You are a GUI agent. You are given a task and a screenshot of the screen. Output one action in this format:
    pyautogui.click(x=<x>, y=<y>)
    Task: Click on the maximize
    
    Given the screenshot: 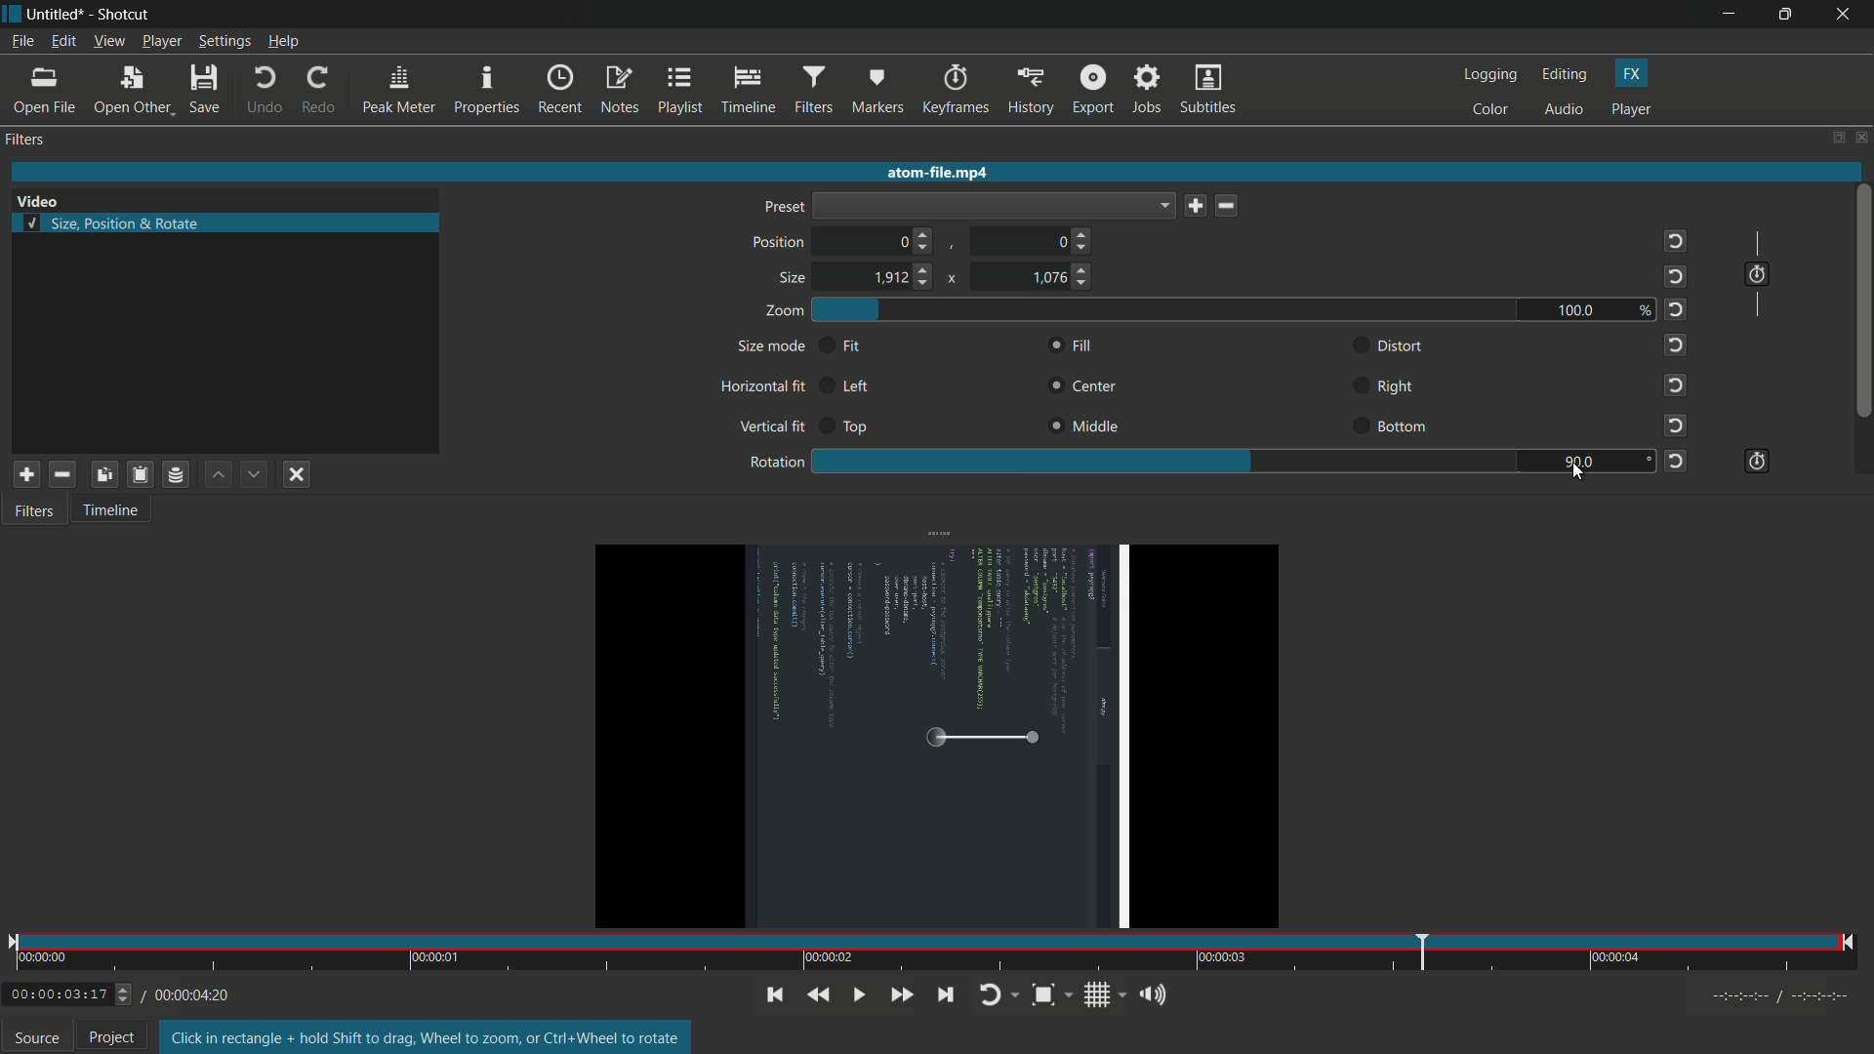 What is the action you would take?
    pyautogui.click(x=1790, y=15)
    